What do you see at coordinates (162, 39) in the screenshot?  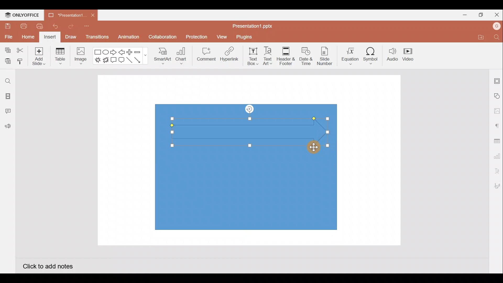 I see `Collaboration` at bounding box center [162, 39].